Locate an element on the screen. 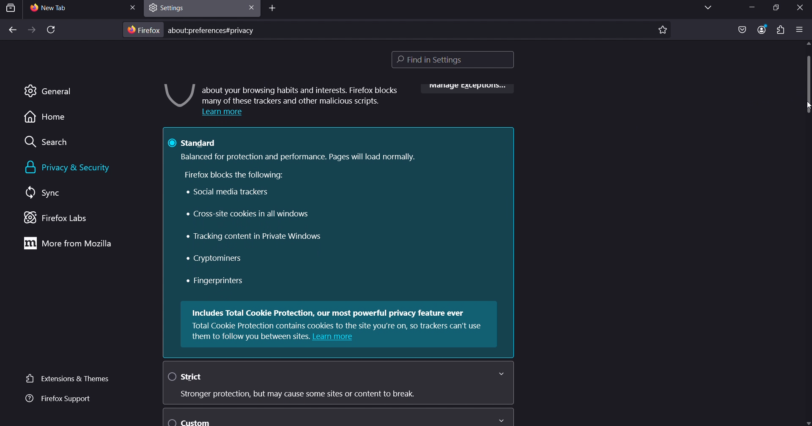  list all tabs is located at coordinates (705, 8).